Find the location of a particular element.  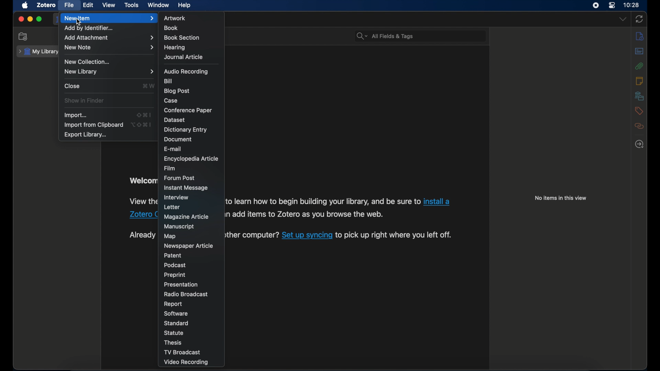

artwork is located at coordinates (175, 18).